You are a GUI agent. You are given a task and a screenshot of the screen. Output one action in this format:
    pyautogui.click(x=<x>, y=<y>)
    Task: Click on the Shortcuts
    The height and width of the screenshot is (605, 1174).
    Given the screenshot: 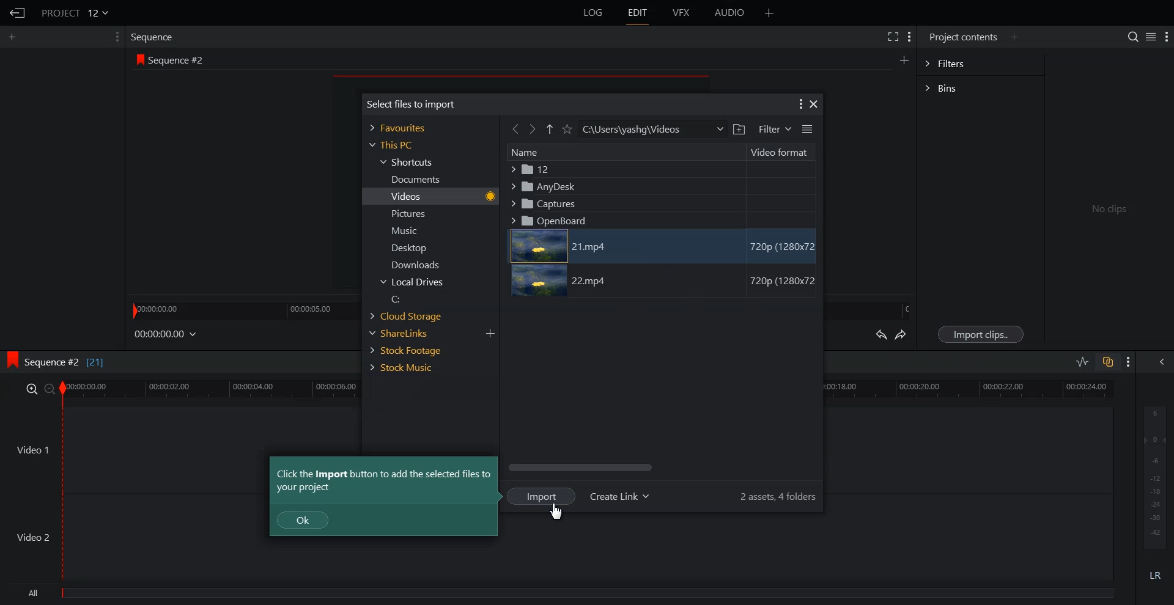 What is the action you would take?
    pyautogui.click(x=408, y=162)
    